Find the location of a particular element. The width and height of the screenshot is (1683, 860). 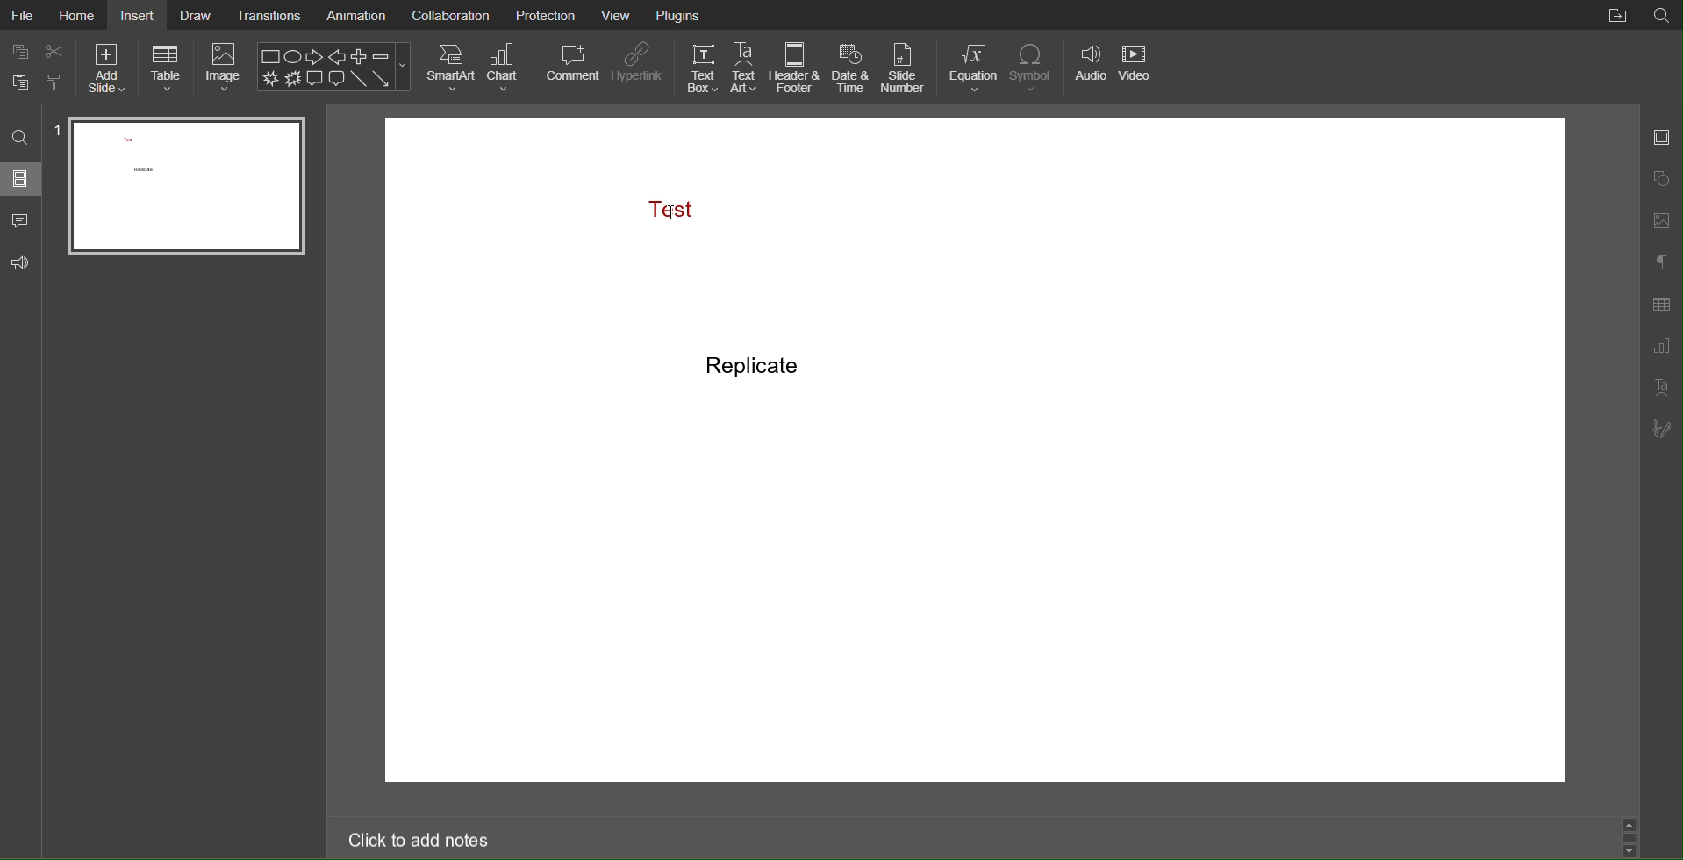

Signature is located at coordinates (1661, 428).